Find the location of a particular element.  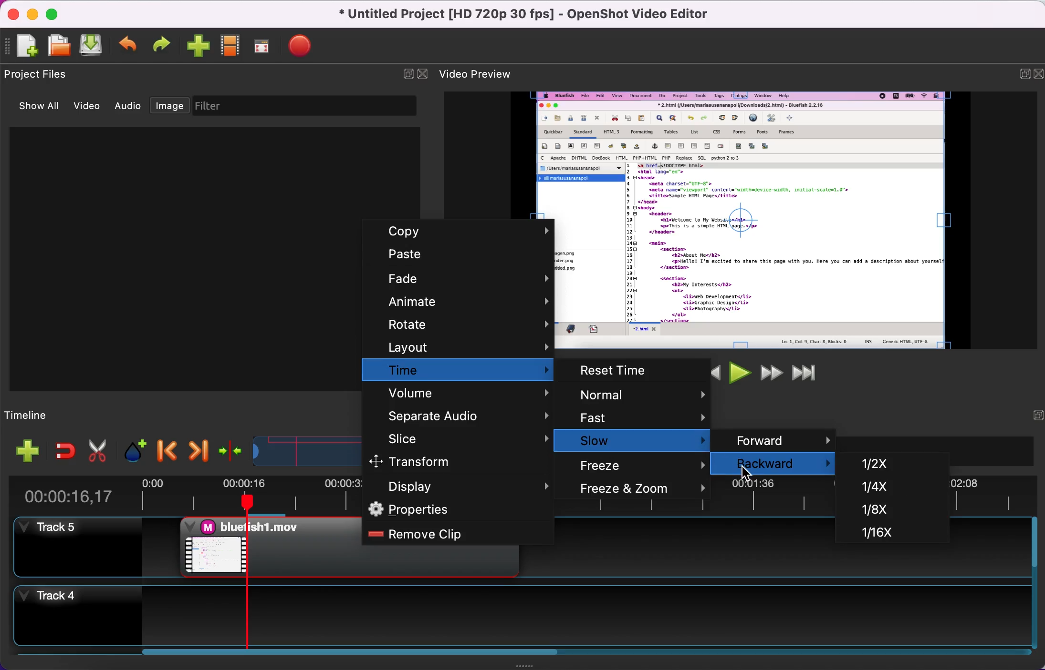

video is located at coordinates (91, 107).